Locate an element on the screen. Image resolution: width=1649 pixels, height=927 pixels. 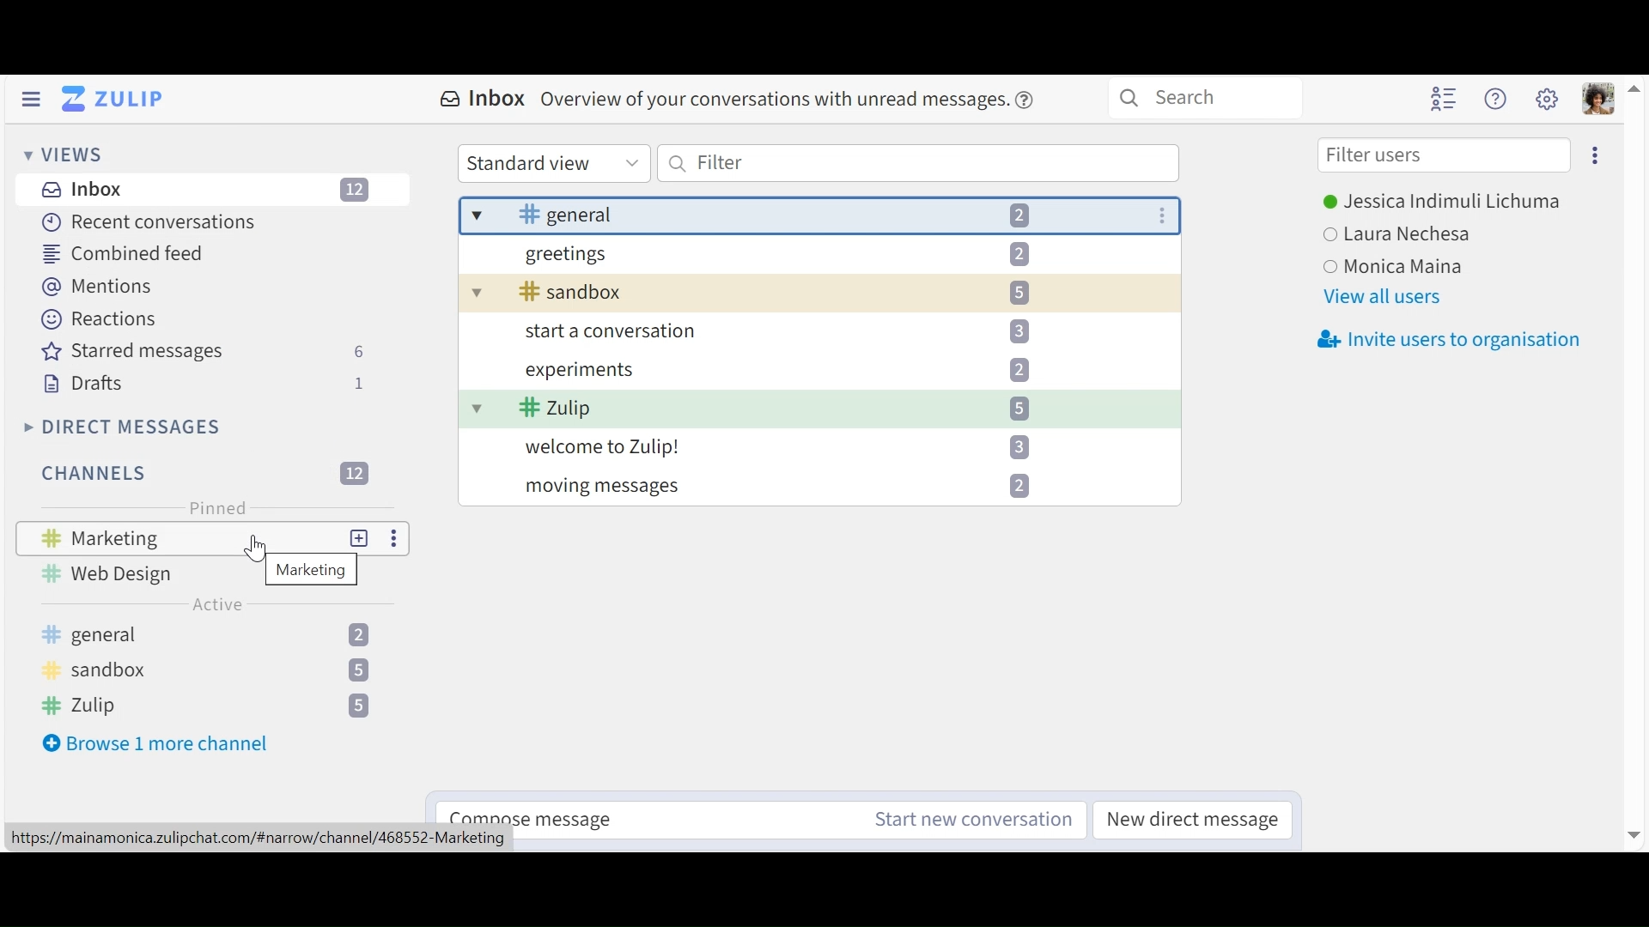
start a conversation is located at coordinates (809, 335).